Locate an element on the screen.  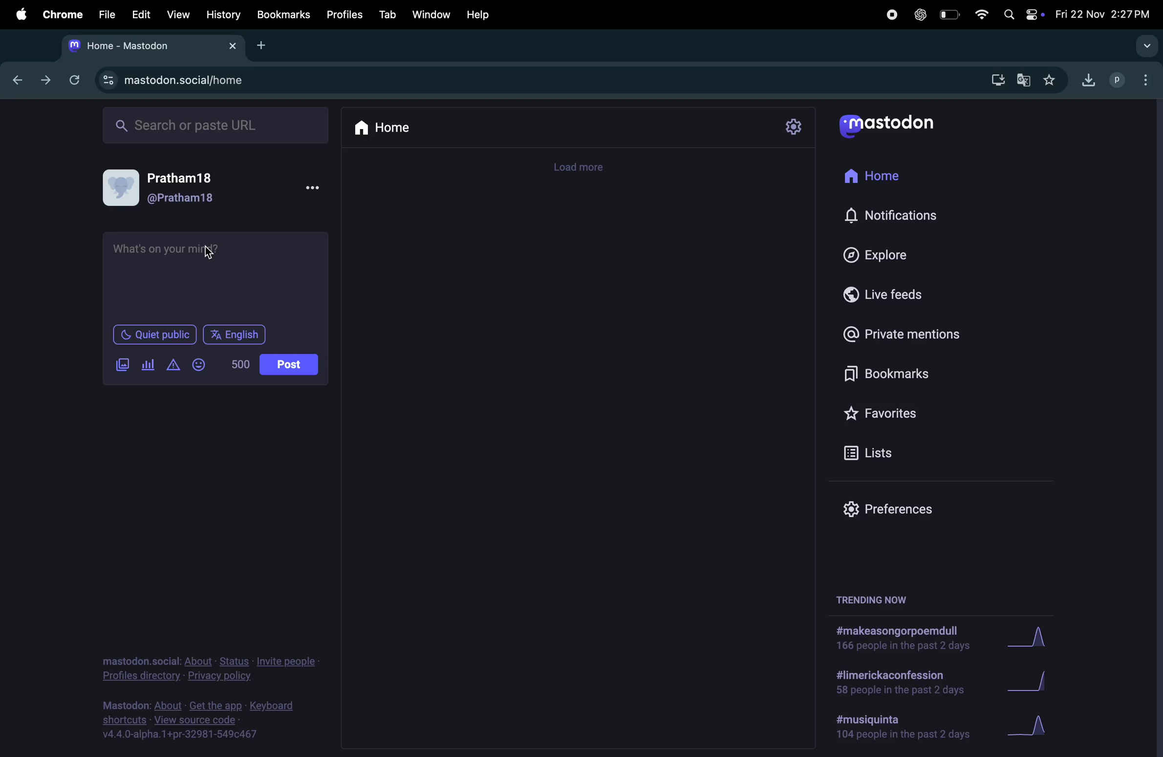
settings is located at coordinates (795, 127).